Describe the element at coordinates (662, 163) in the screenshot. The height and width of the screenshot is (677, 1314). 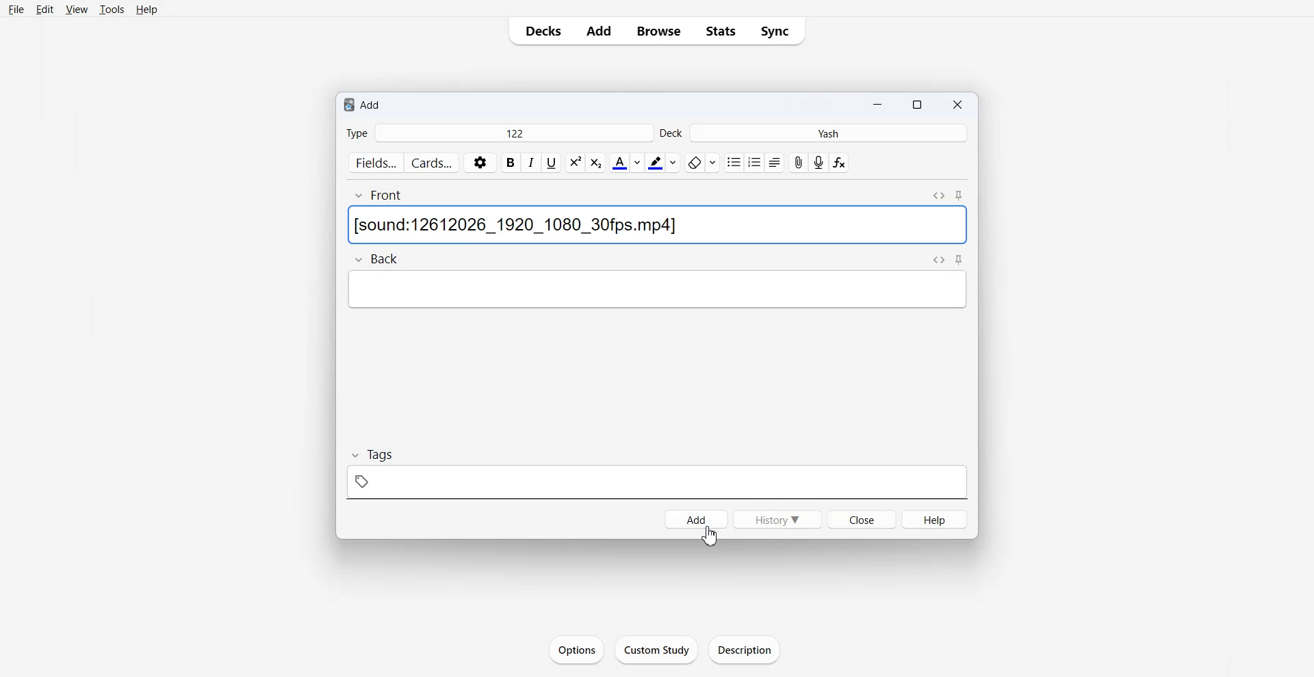
I see `Highlight text color` at that location.